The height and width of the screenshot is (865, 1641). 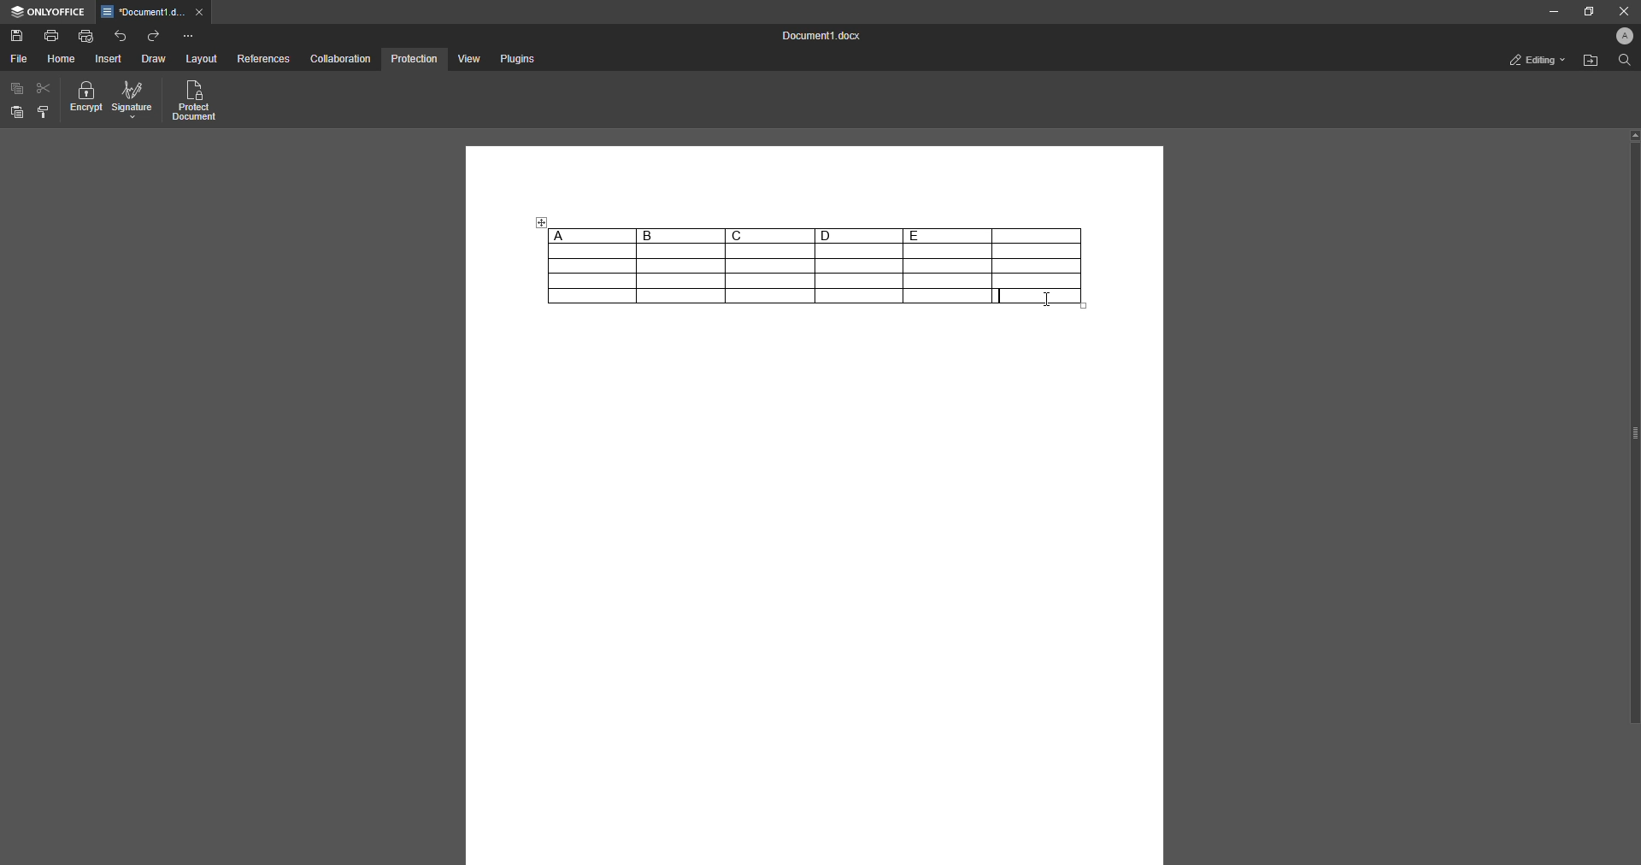 I want to click on Plugins, so click(x=515, y=60).